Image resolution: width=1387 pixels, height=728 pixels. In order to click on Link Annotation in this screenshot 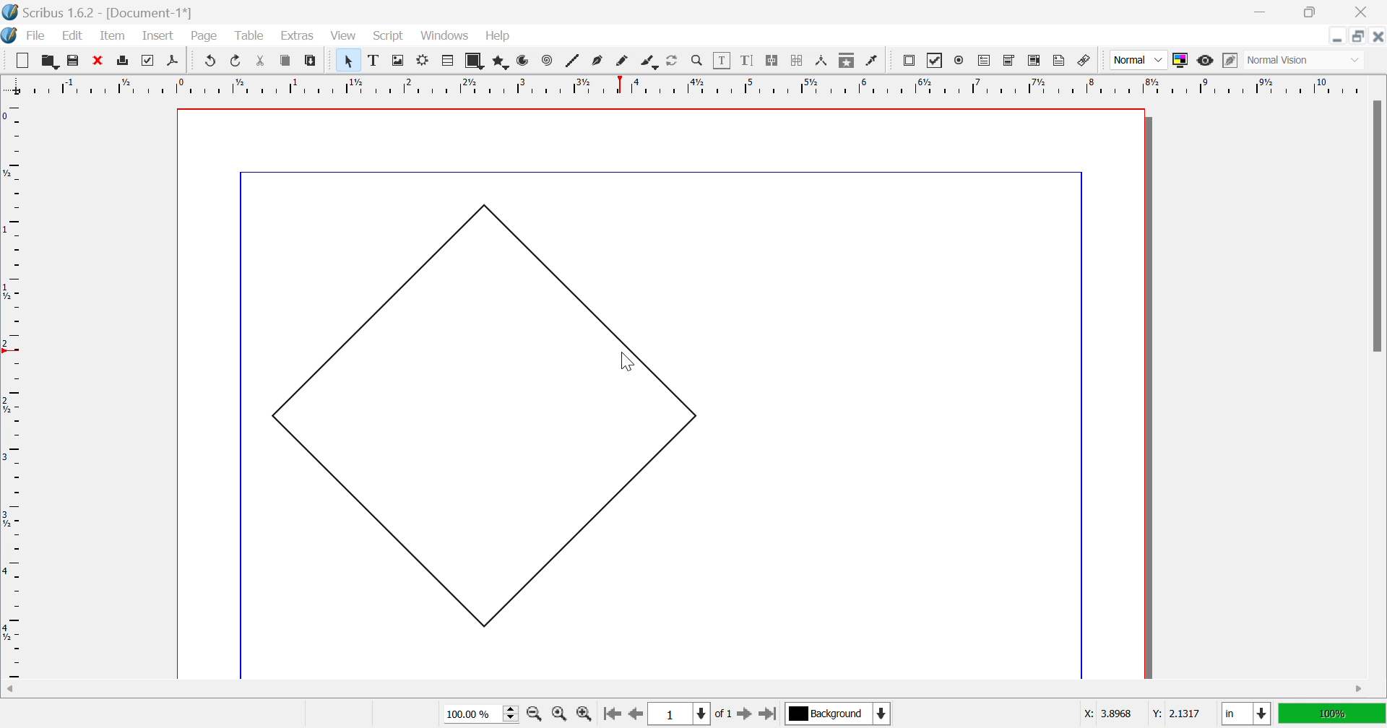, I will do `click(1084, 62)`.